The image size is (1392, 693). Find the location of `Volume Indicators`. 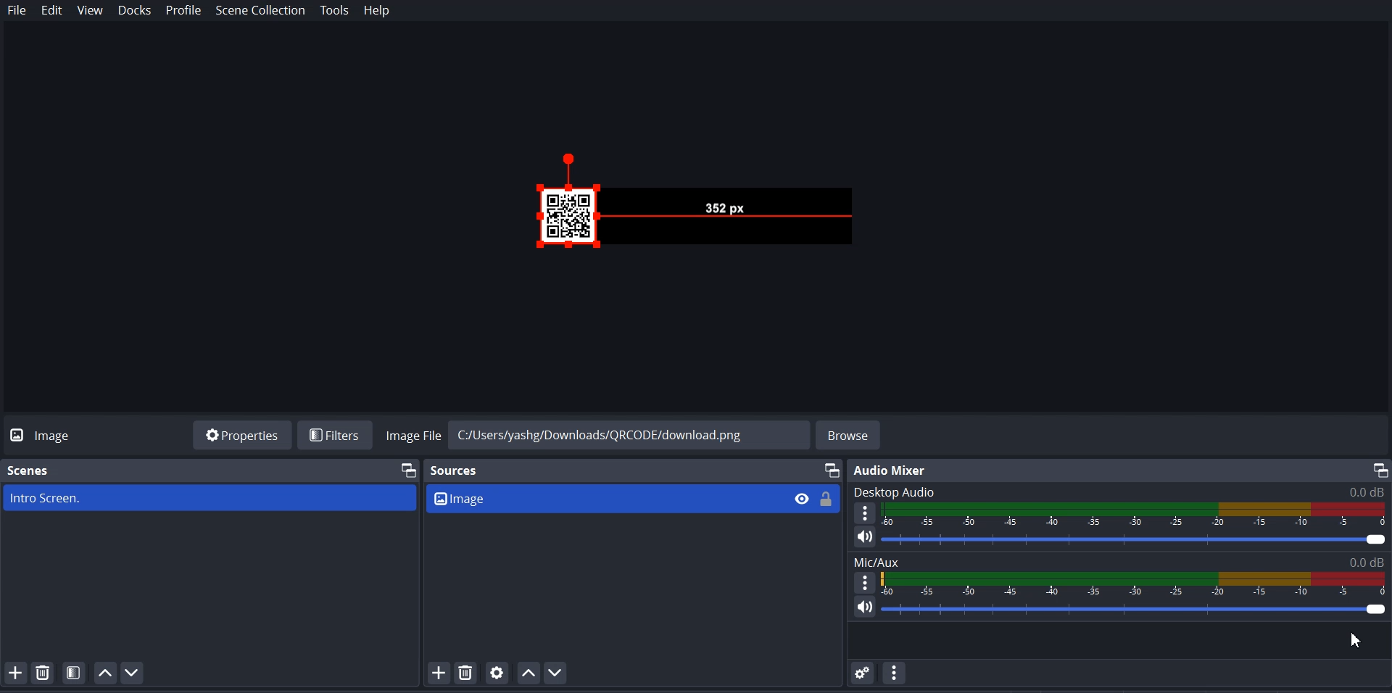

Volume Indicators is located at coordinates (1136, 515).